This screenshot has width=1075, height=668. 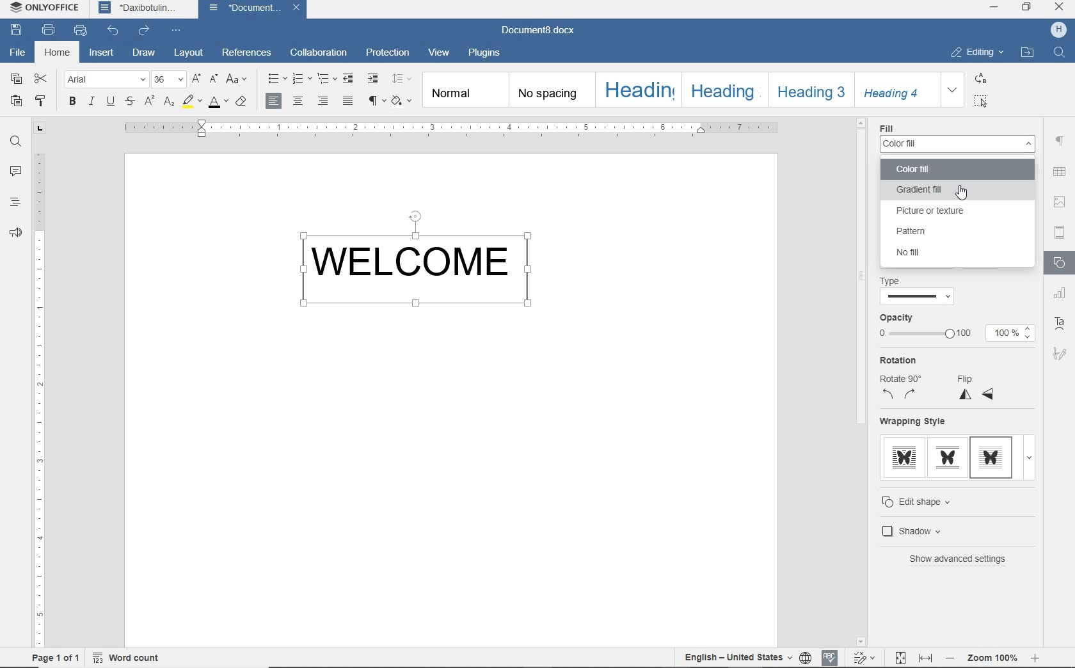 I want to click on picture or texture, so click(x=939, y=211).